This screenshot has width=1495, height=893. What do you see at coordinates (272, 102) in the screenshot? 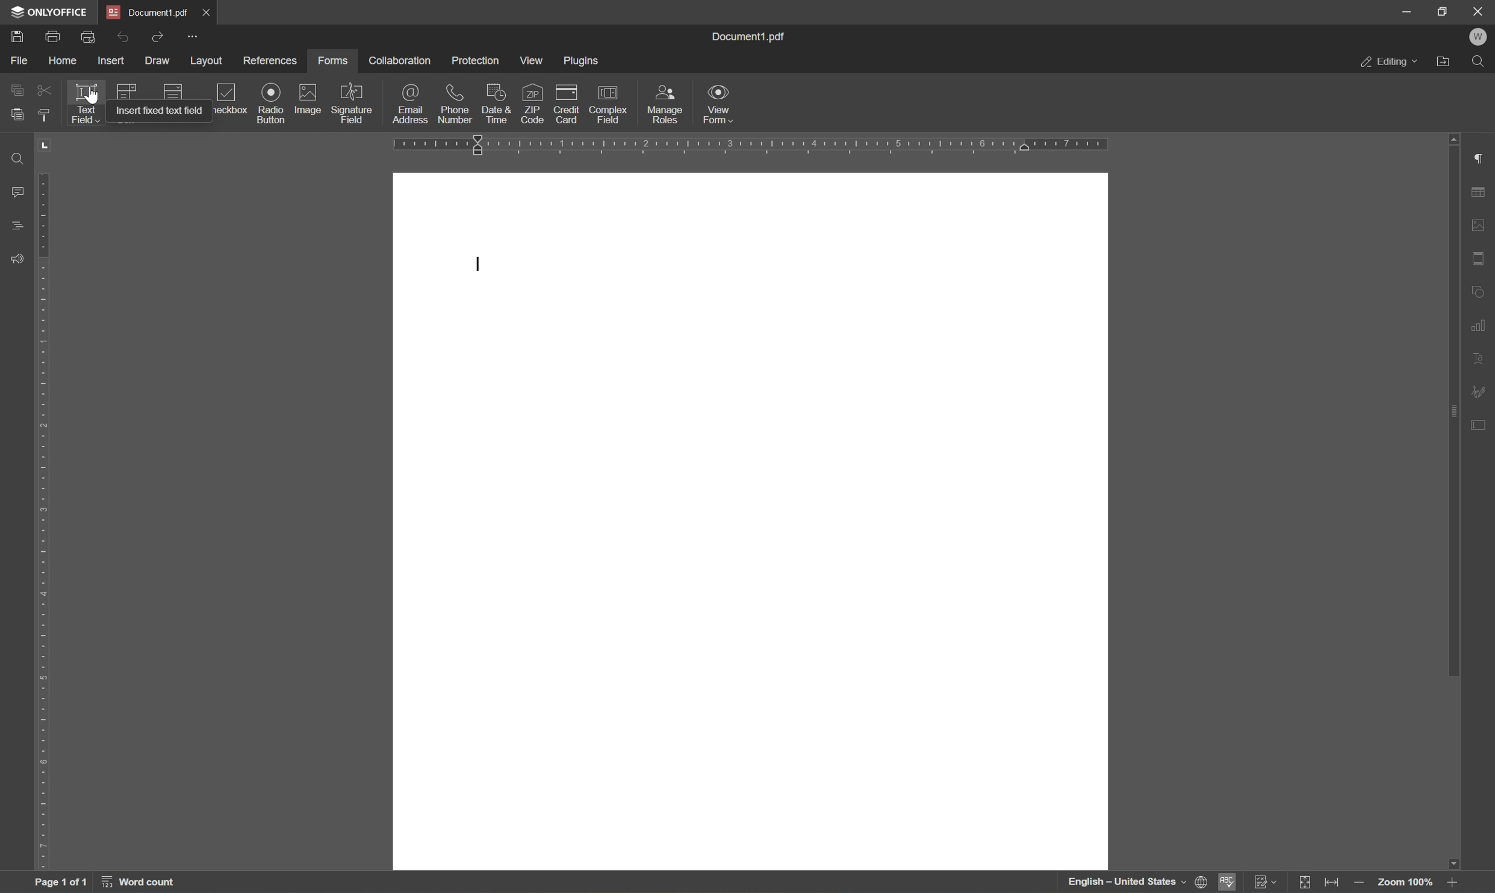
I see `radio button` at bounding box center [272, 102].